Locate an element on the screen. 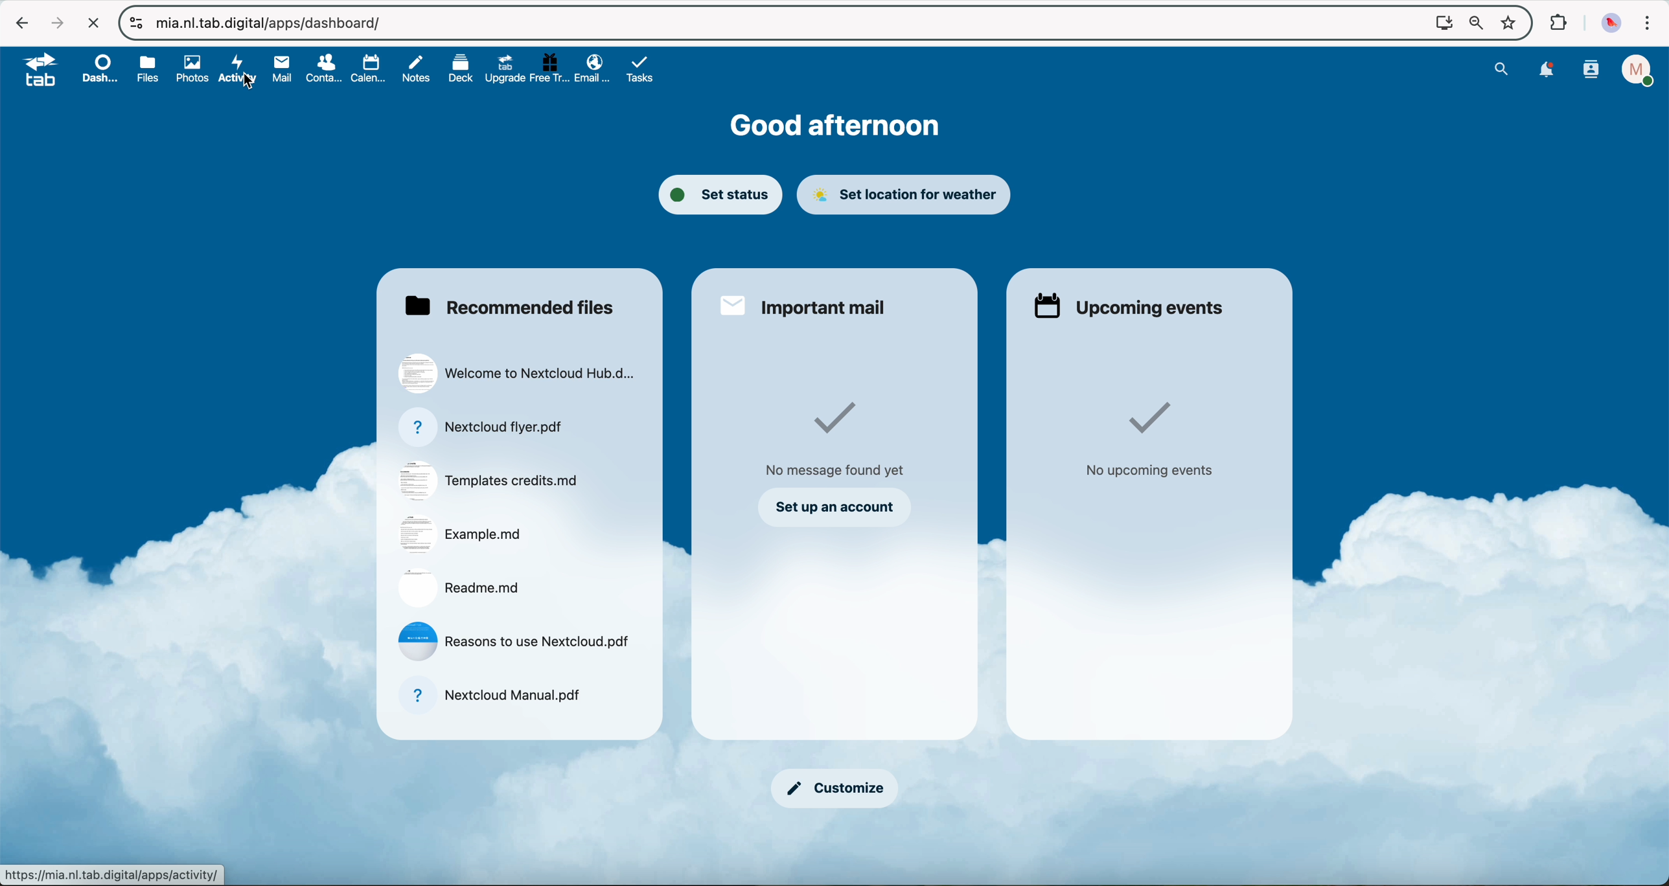 This screenshot has height=886, width=1669. file is located at coordinates (463, 535).